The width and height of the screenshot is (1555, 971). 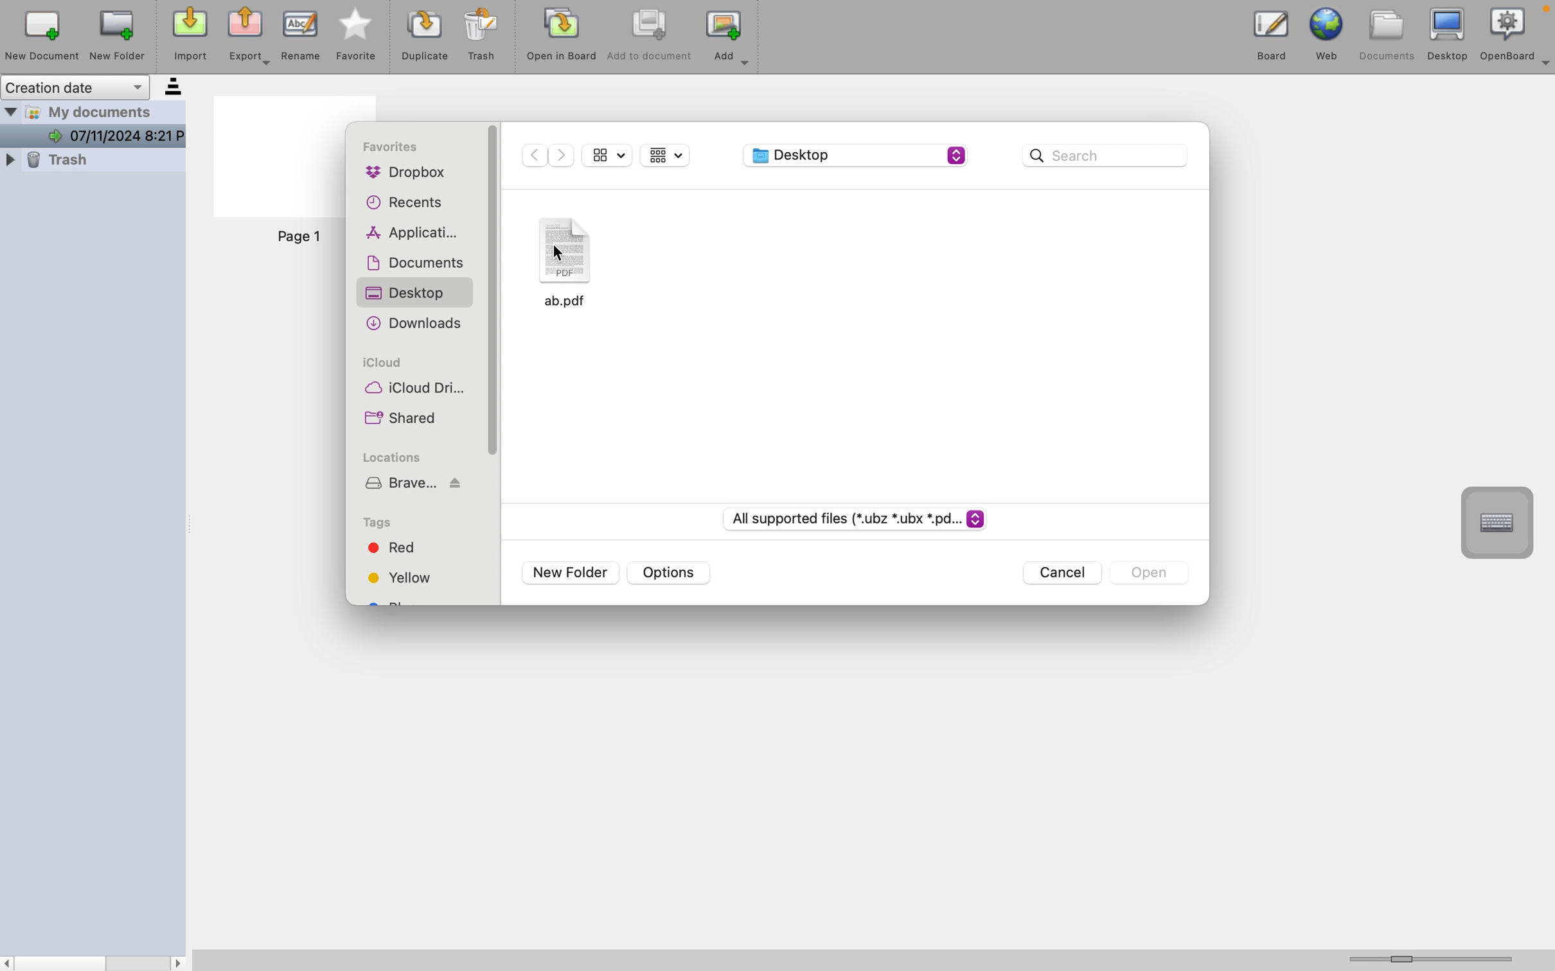 What do you see at coordinates (388, 362) in the screenshot?
I see `icloud` at bounding box center [388, 362].